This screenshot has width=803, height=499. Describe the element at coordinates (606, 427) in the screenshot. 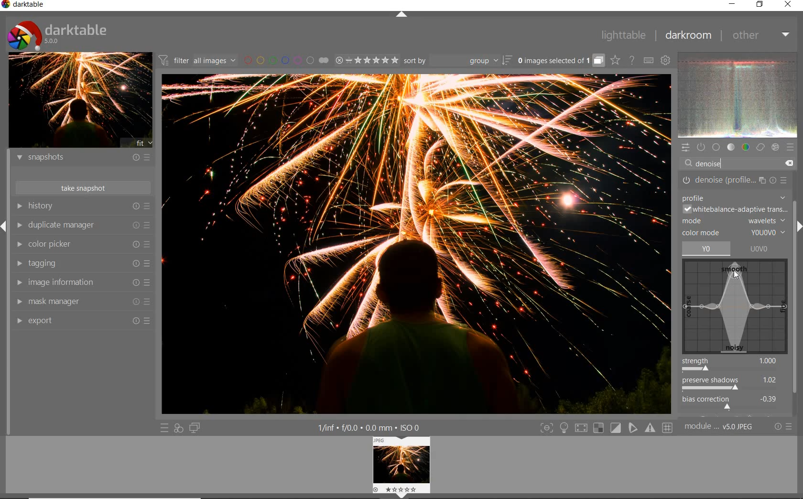

I see `Toggle modes` at that location.